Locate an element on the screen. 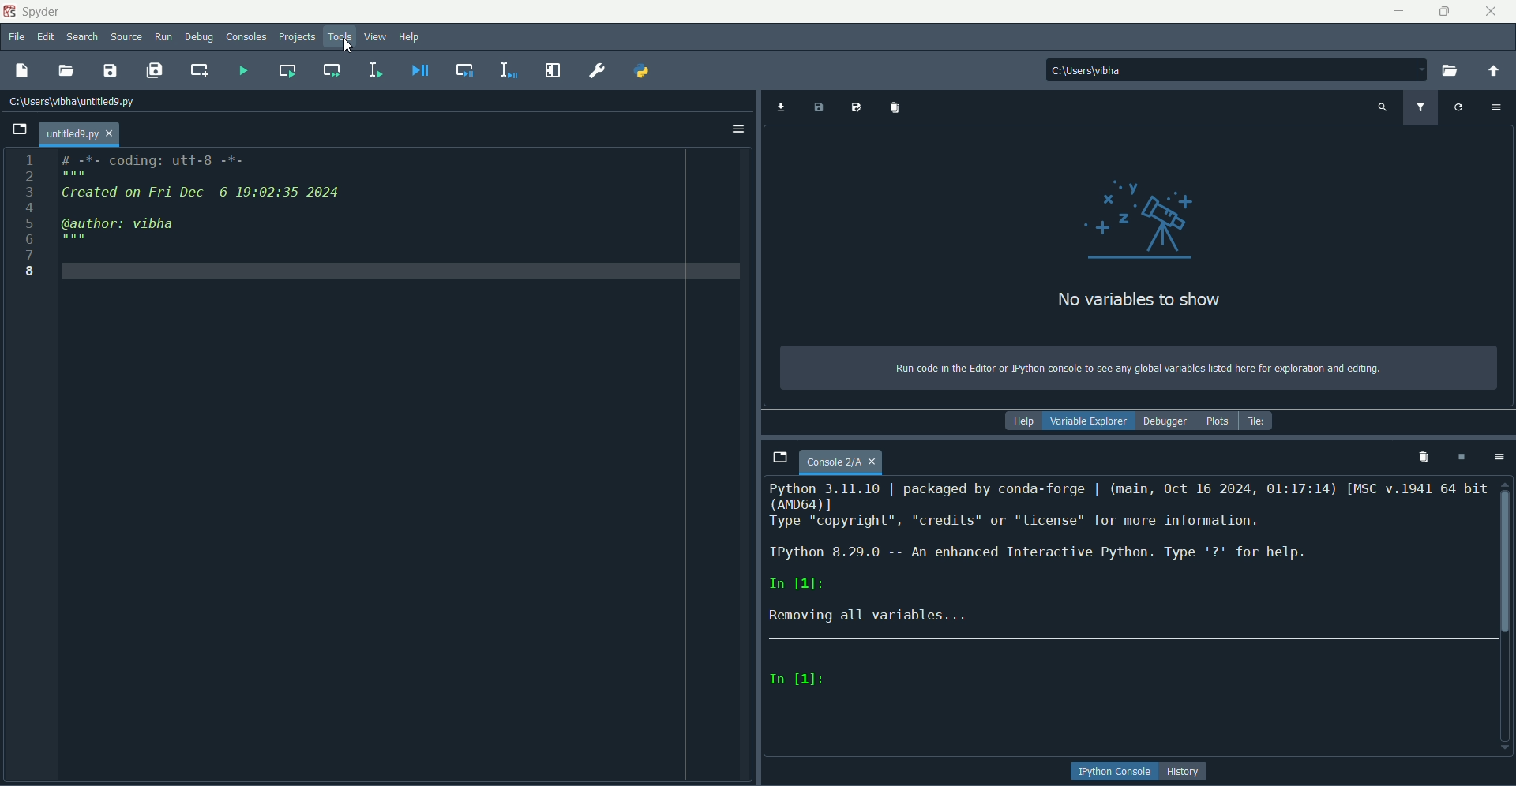 This screenshot has width=1516, height=786. file name is located at coordinates (842, 463).